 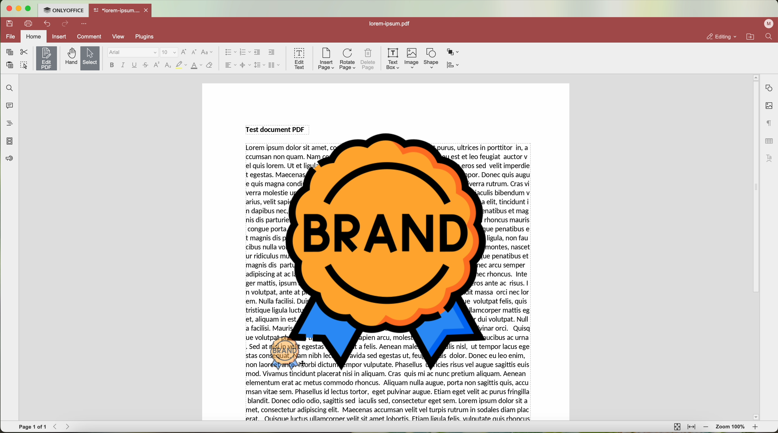 What do you see at coordinates (70, 426) in the screenshot?
I see `Forward` at bounding box center [70, 426].